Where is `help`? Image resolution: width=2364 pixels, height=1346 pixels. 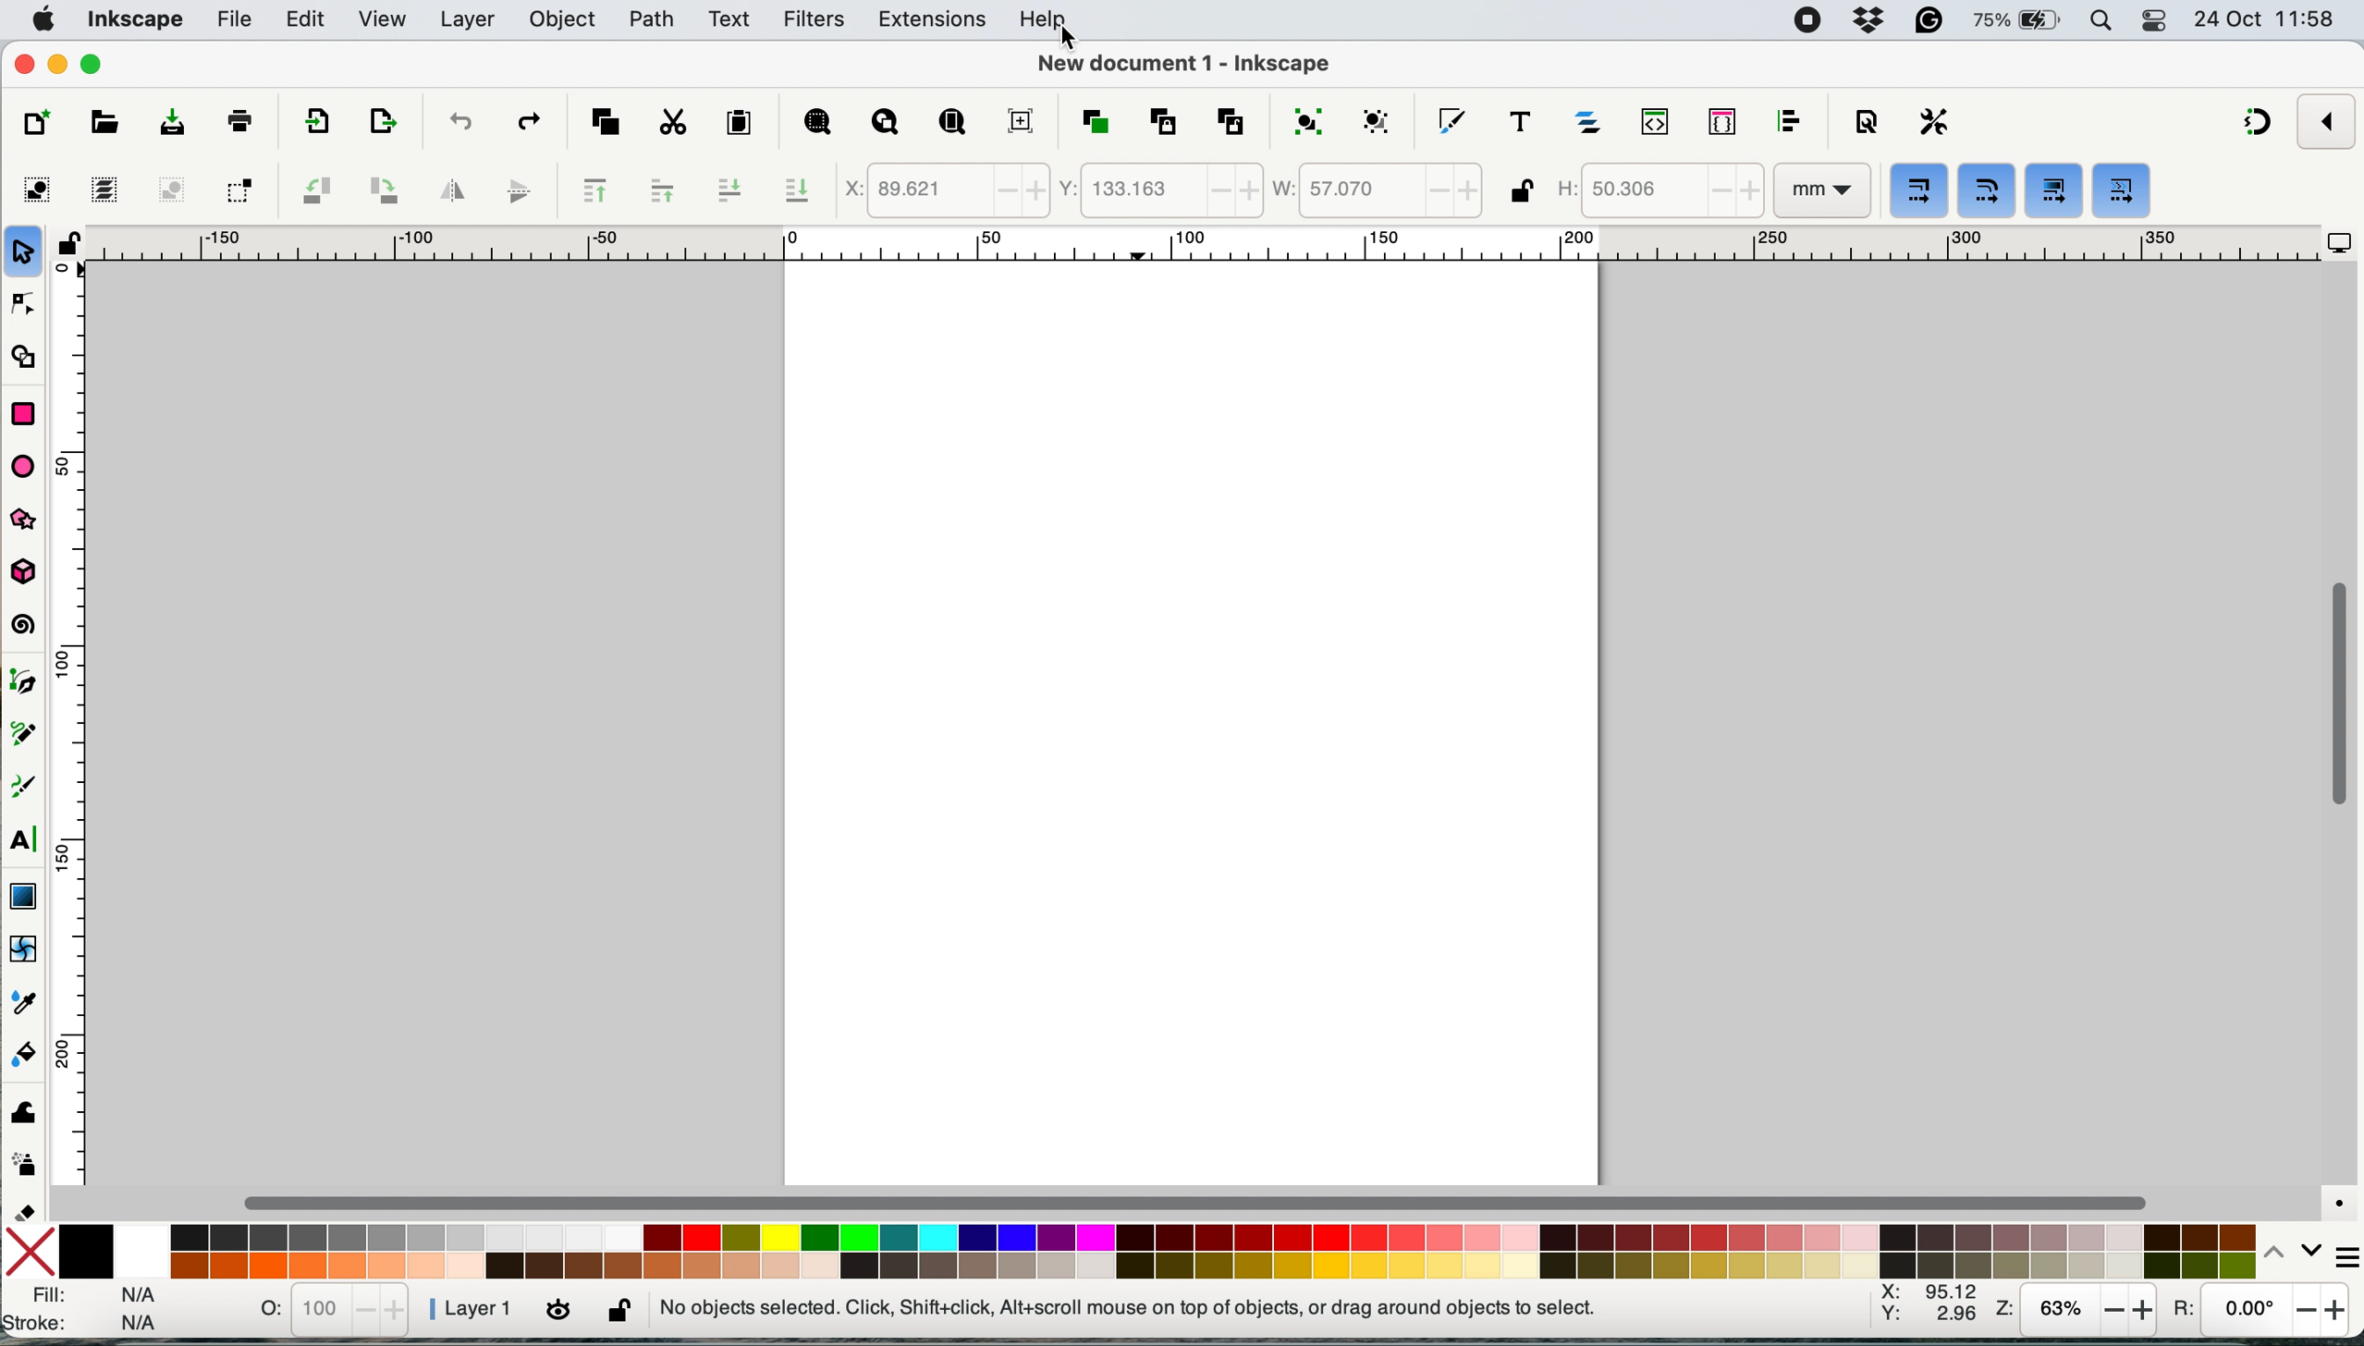 help is located at coordinates (1046, 16).